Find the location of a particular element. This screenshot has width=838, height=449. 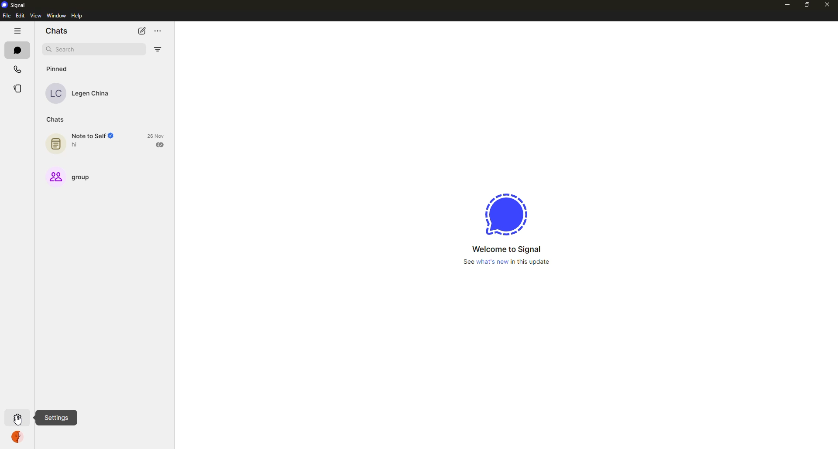

pinned is located at coordinates (59, 68).